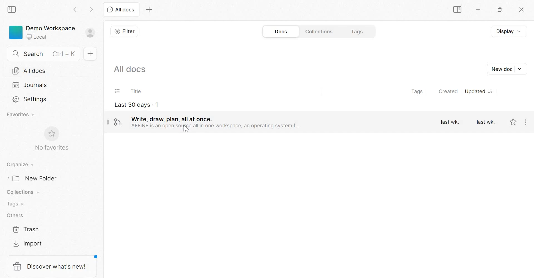 Image resolution: width=534 pixels, height=278 pixels. What do you see at coordinates (319, 31) in the screenshot?
I see `Collections` at bounding box center [319, 31].